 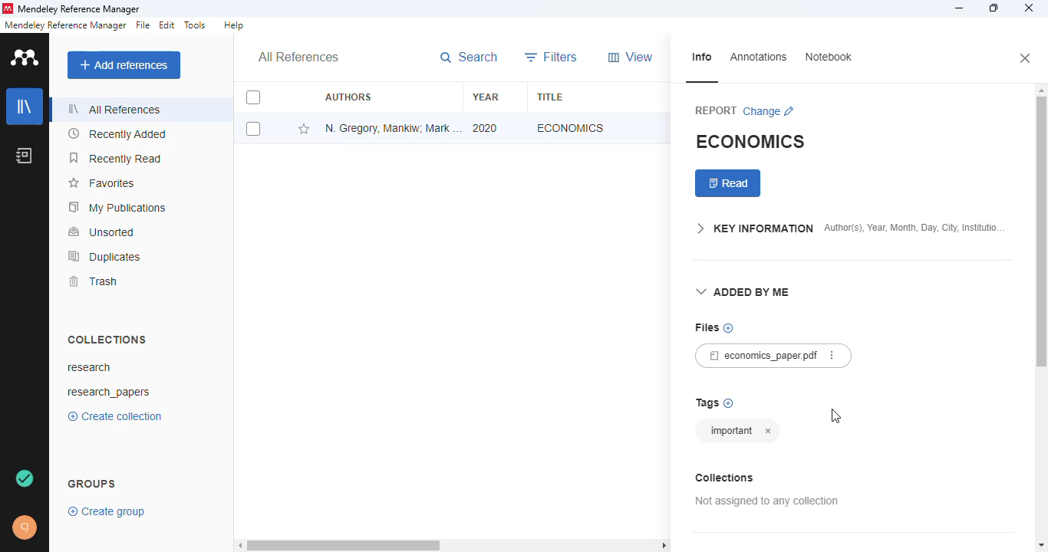 I want to click on report, so click(x=716, y=111).